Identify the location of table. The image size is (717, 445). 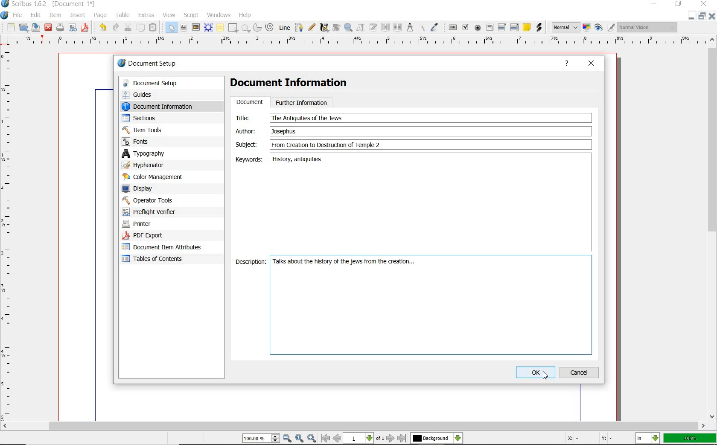
(123, 15).